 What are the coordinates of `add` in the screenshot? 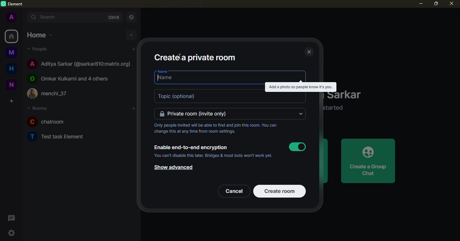 It's located at (132, 35).